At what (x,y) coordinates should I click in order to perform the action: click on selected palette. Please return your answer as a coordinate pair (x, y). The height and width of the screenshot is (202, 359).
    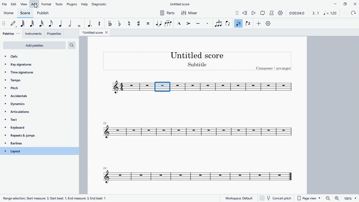
    Looking at the image, I should click on (40, 151).